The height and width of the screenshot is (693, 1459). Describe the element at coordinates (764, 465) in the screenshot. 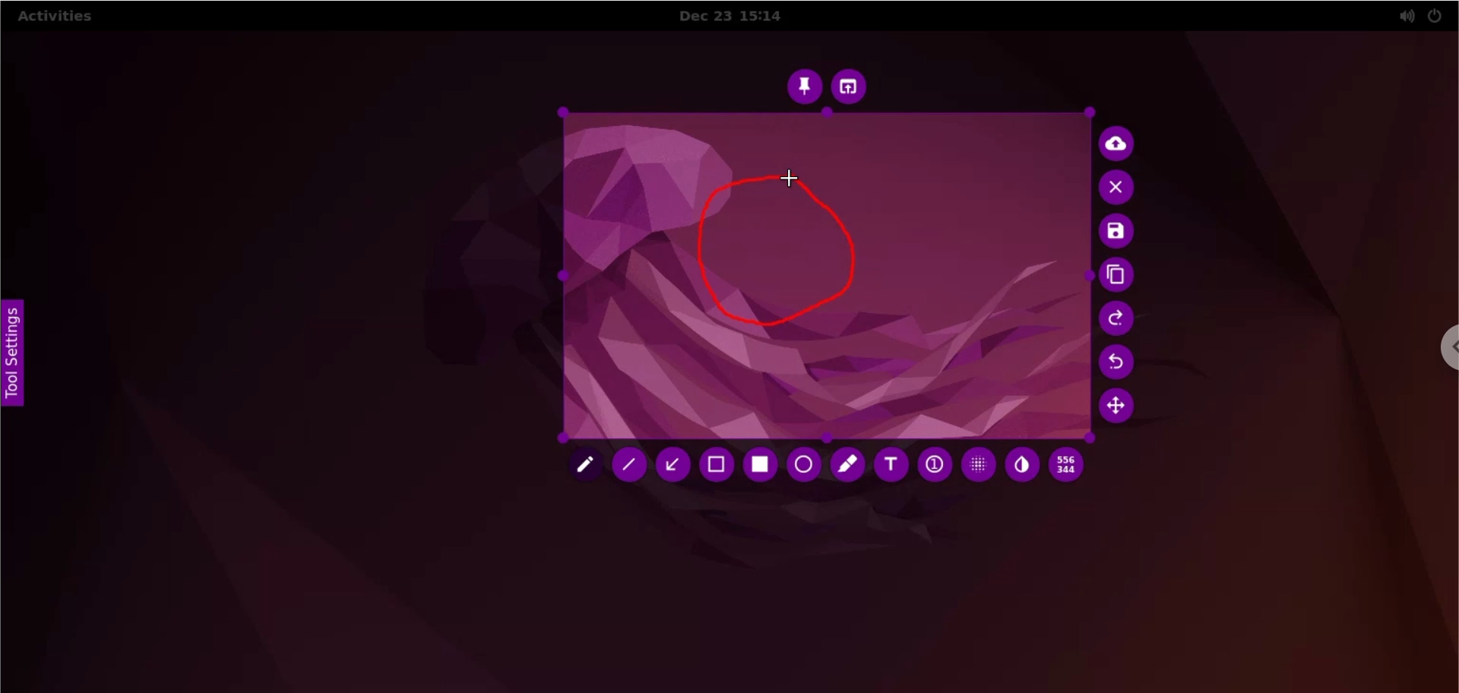

I see `rectangle` at that location.